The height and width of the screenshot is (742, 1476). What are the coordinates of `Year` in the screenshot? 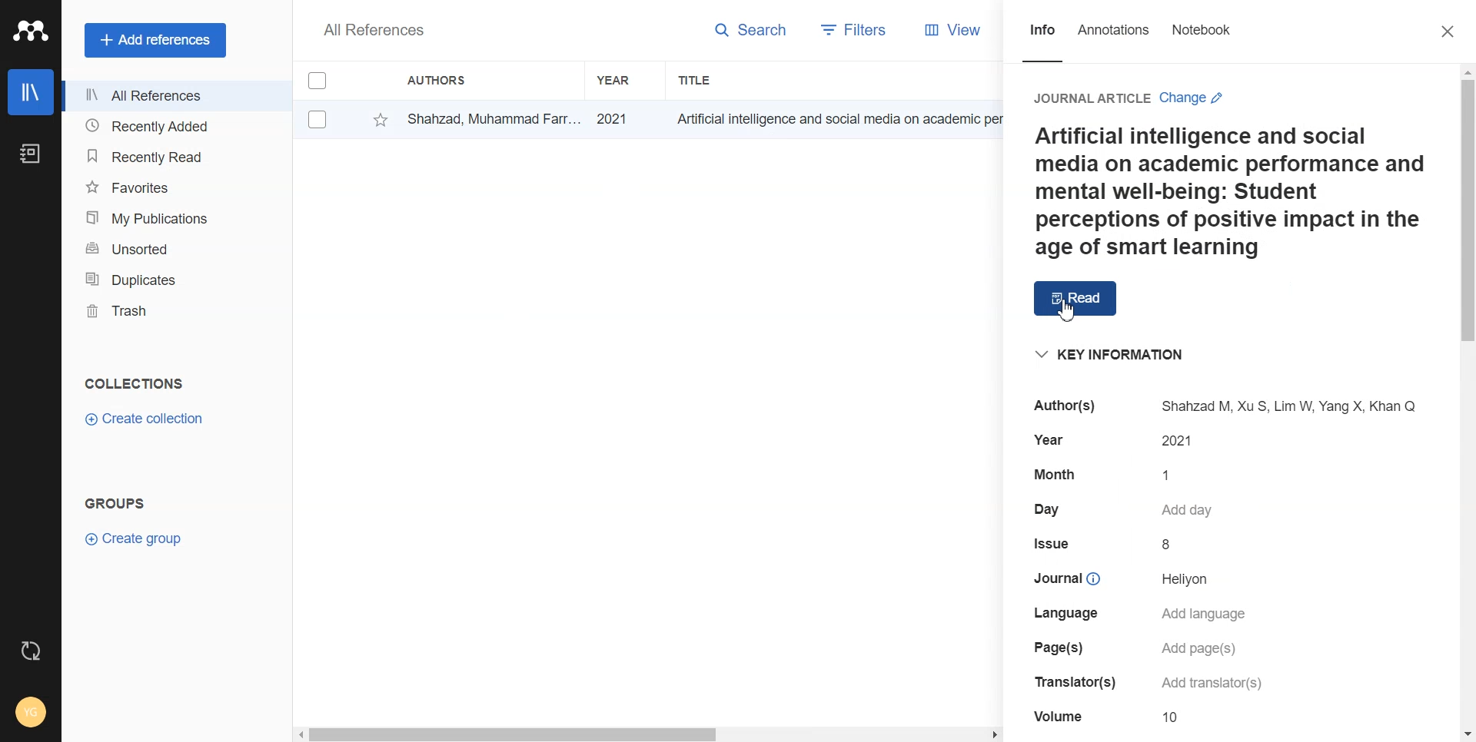 It's located at (616, 78).